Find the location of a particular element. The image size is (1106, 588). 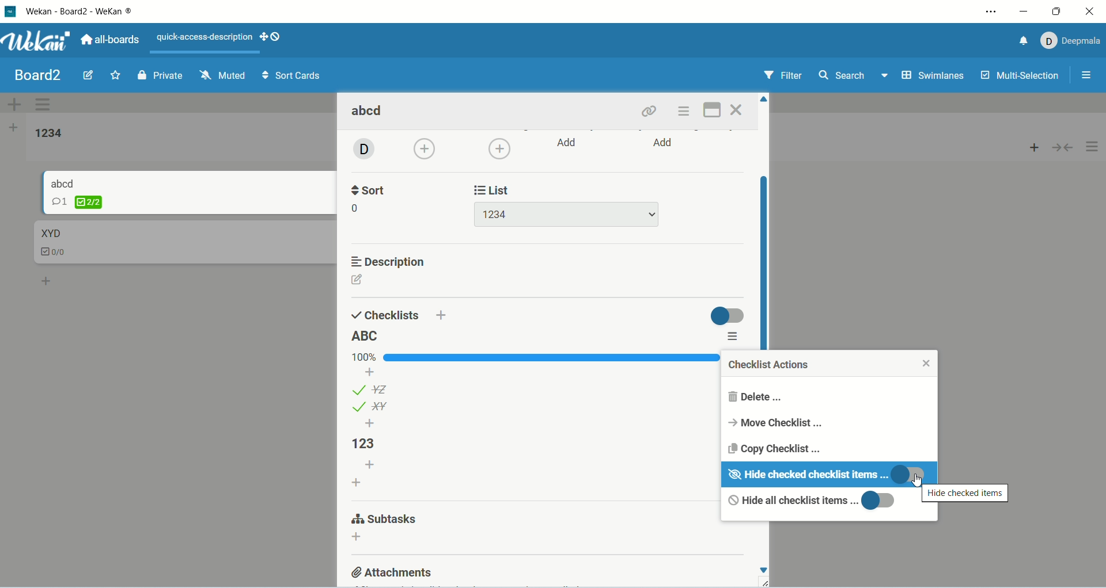

notification is located at coordinates (1021, 43).